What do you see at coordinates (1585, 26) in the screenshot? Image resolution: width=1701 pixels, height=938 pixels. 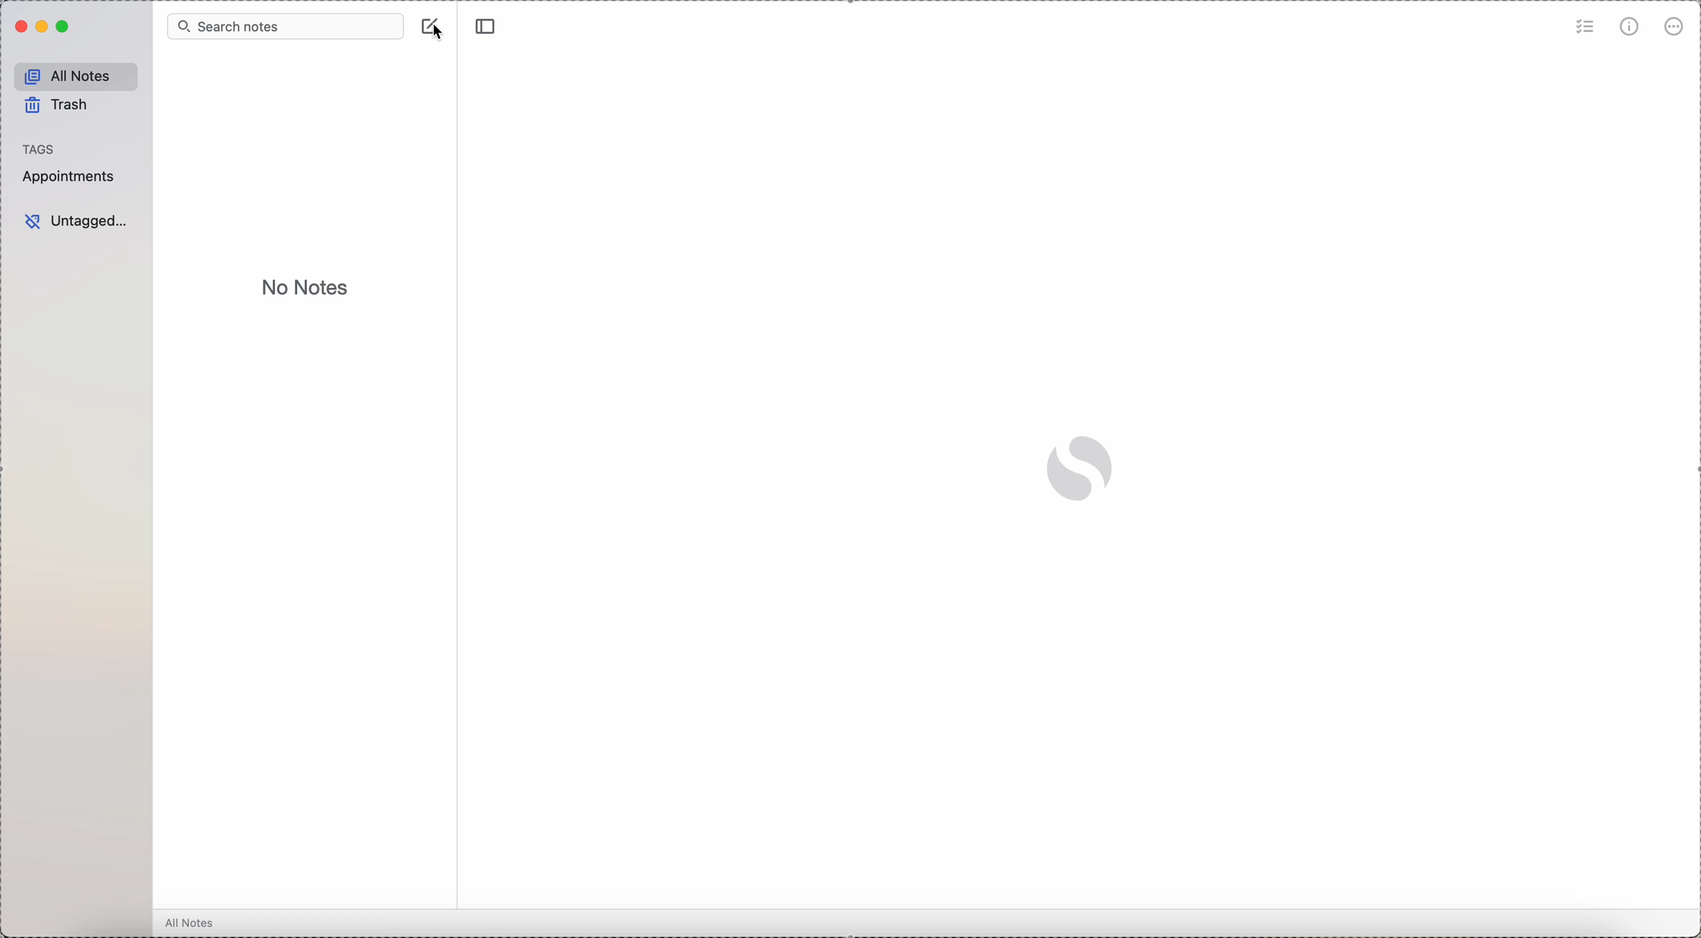 I see `check list` at bounding box center [1585, 26].